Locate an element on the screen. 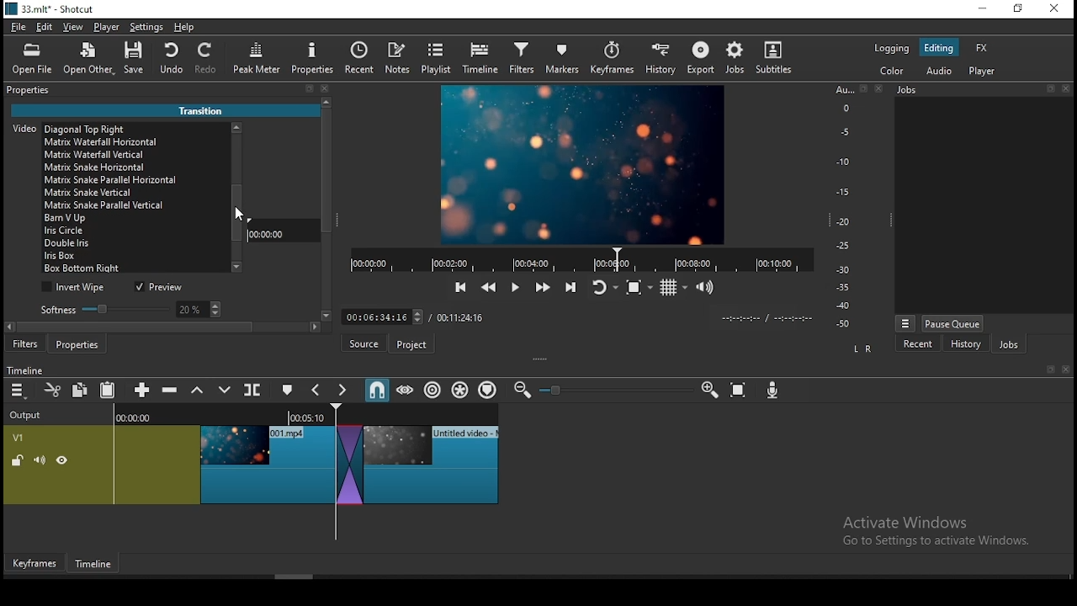 This screenshot has width=1077, height=606. transition option is located at coordinates (135, 231).